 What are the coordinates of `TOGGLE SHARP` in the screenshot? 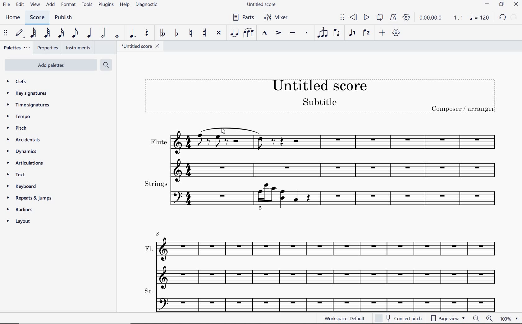 It's located at (204, 33).